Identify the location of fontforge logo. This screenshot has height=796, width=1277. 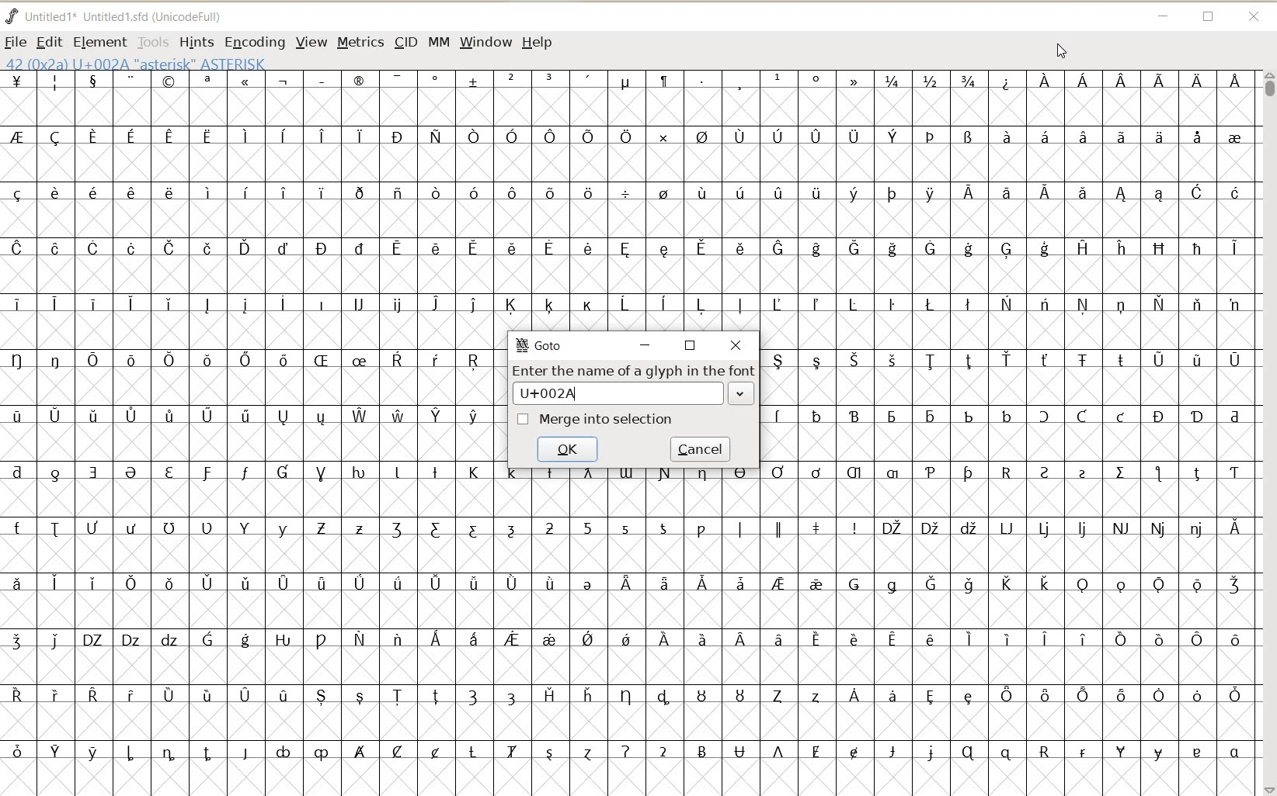
(12, 15).